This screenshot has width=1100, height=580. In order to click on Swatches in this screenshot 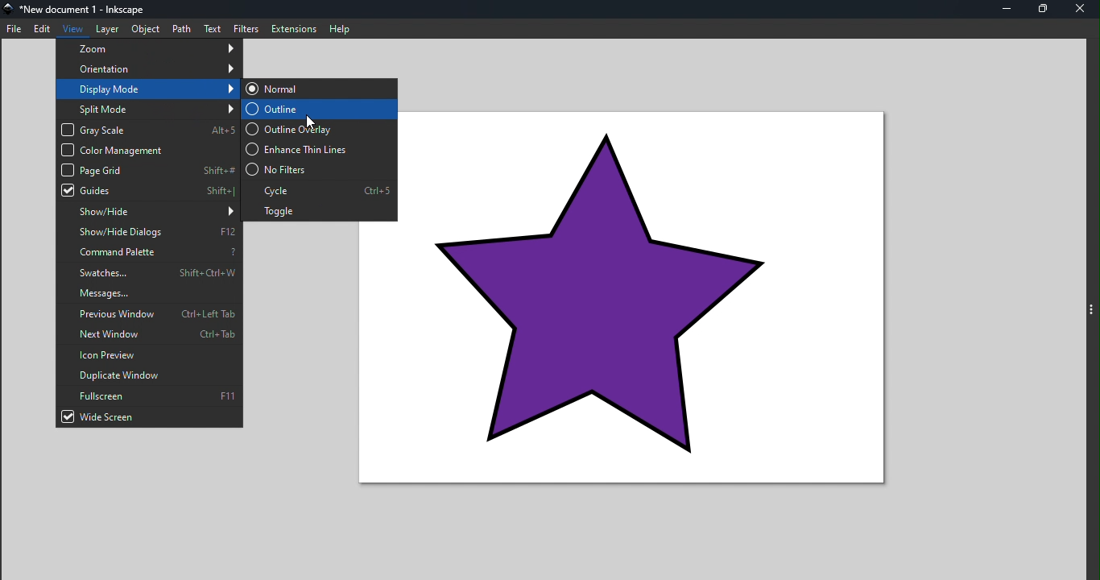, I will do `click(148, 274)`.